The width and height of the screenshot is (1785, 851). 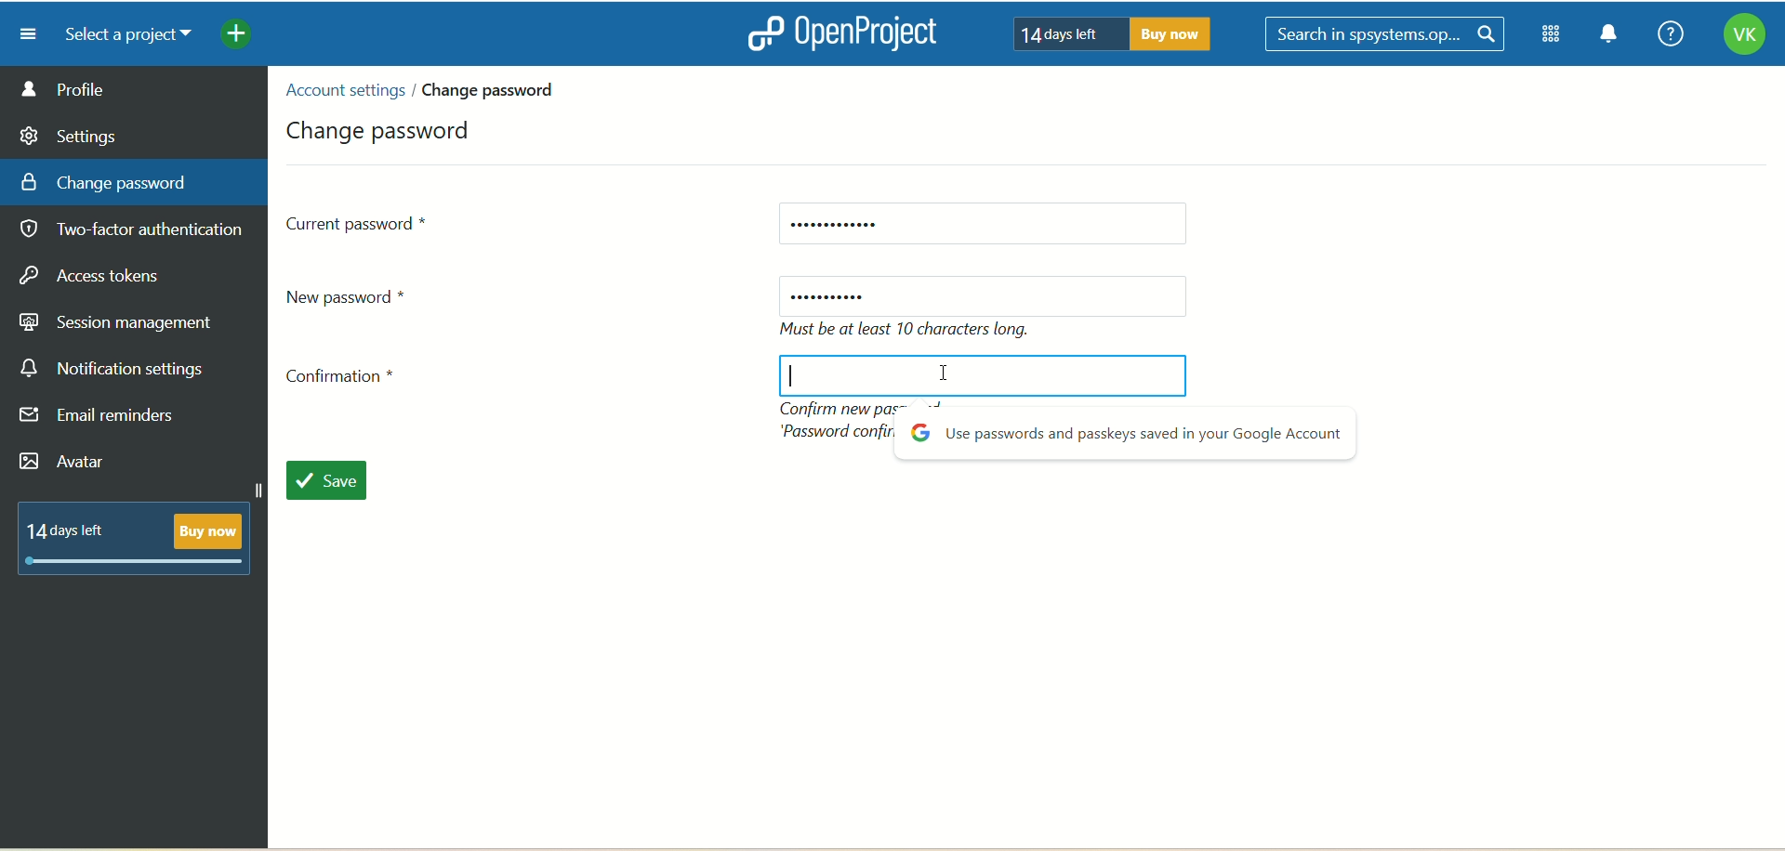 What do you see at coordinates (21, 33) in the screenshot?
I see `menu` at bounding box center [21, 33].